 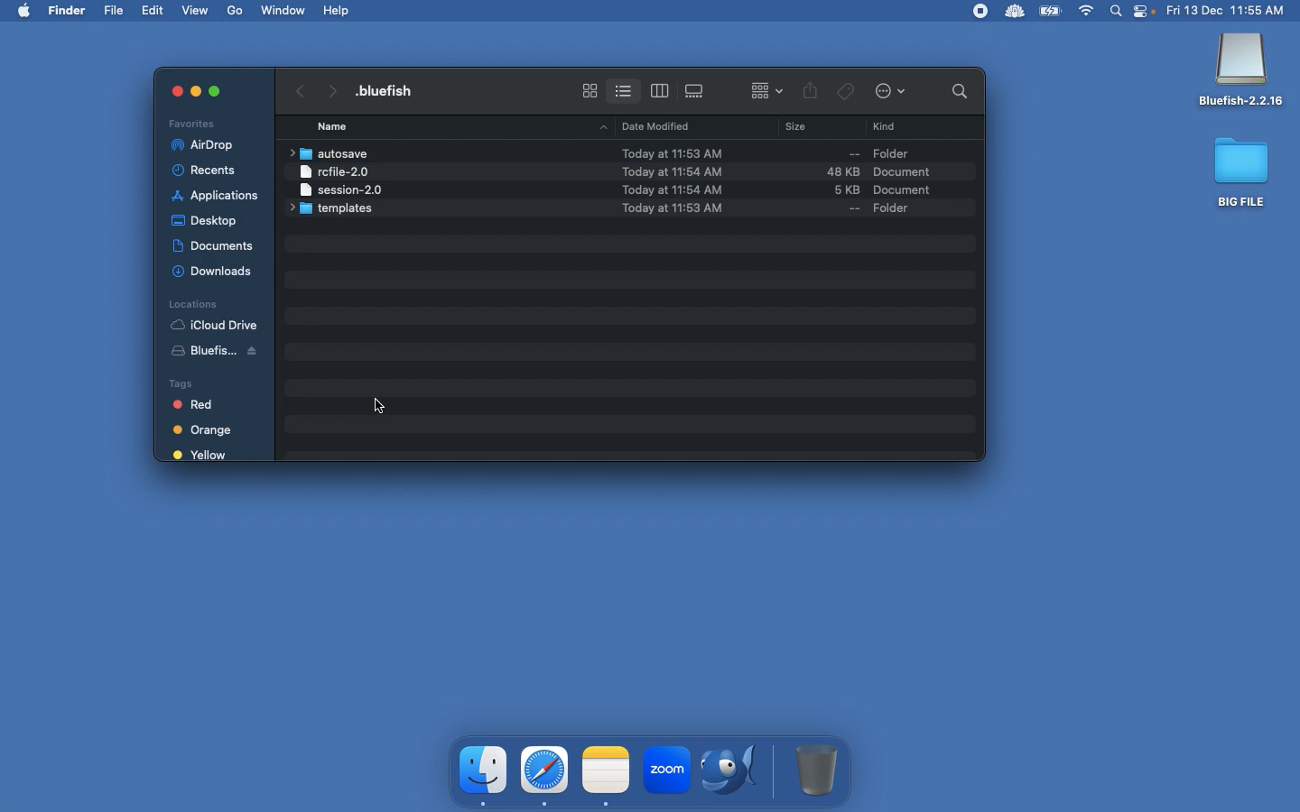 I want to click on Bluefish, so click(x=222, y=354).